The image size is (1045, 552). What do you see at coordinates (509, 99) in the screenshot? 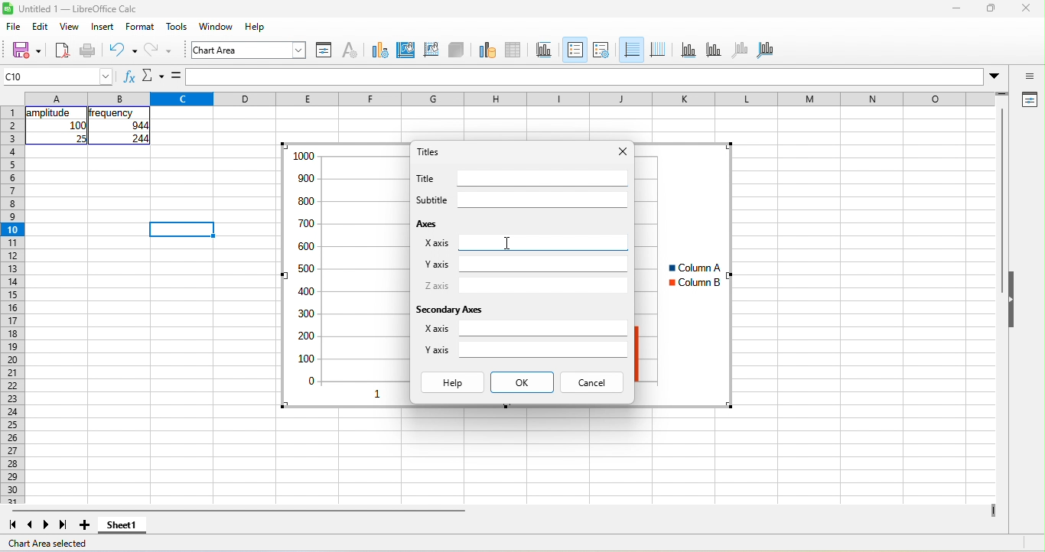
I see `column headings` at bounding box center [509, 99].